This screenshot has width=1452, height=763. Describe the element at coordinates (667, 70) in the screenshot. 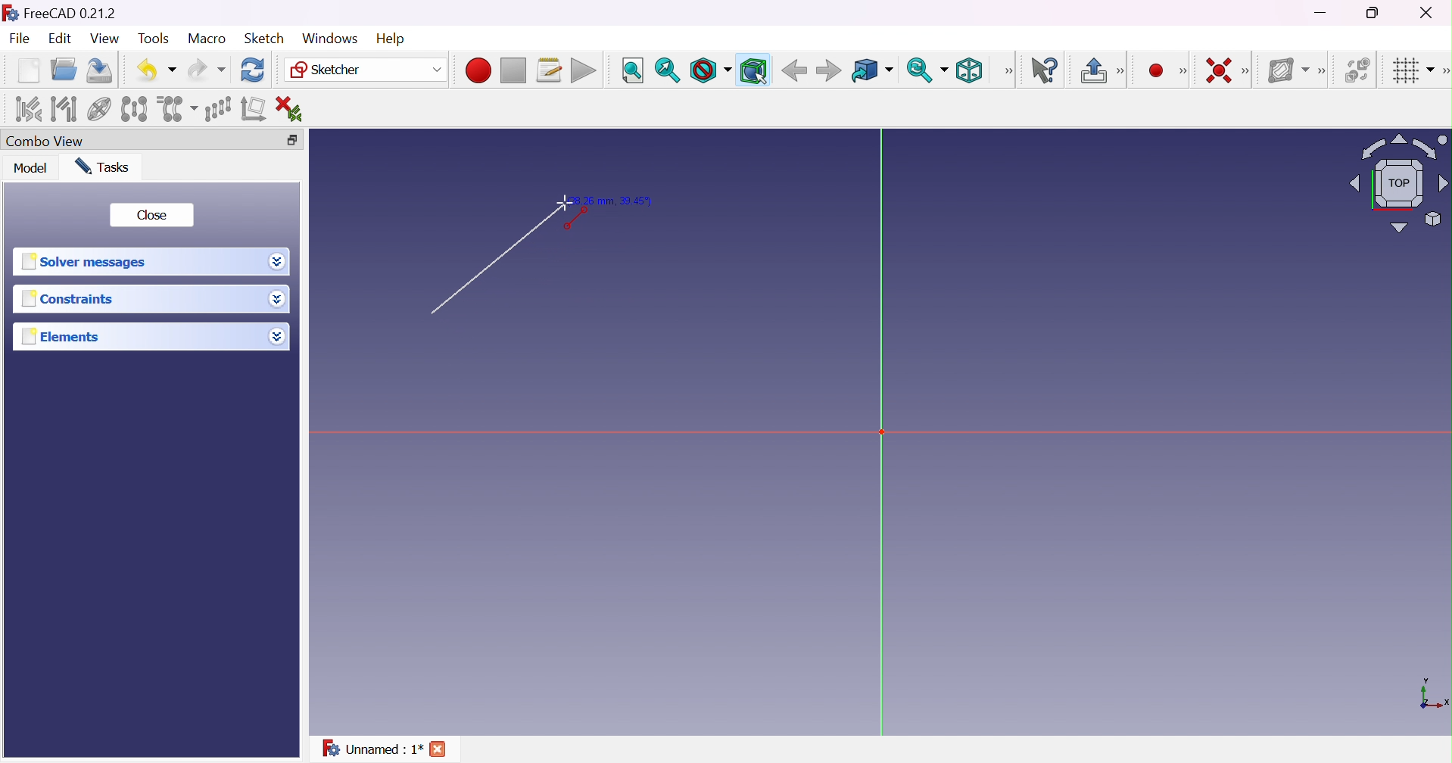

I see `Fit selection` at that location.